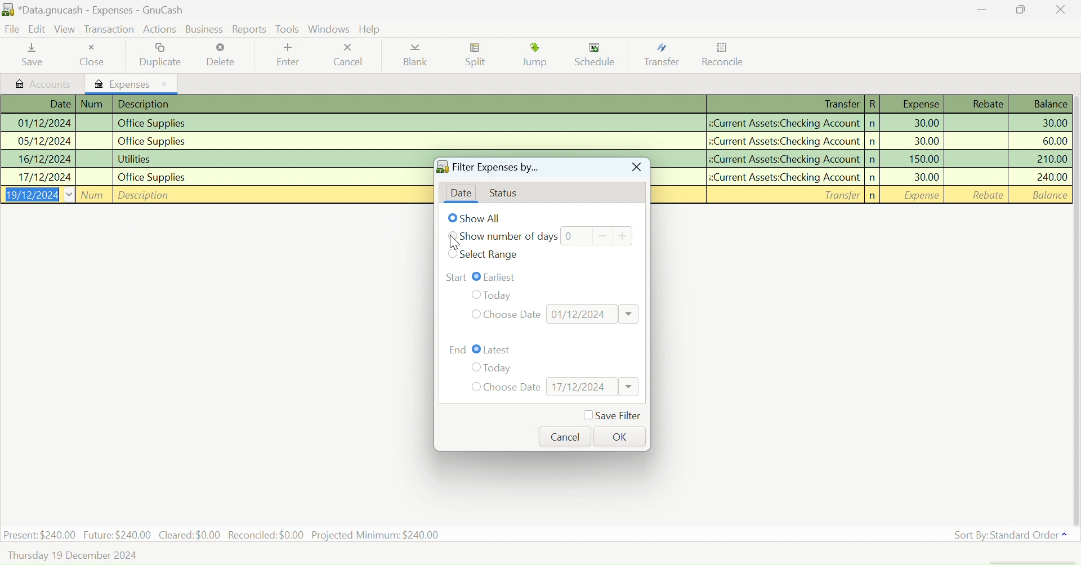  Describe the element at coordinates (488, 169) in the screenshot. I see `Filter Expenses by...` at that location.